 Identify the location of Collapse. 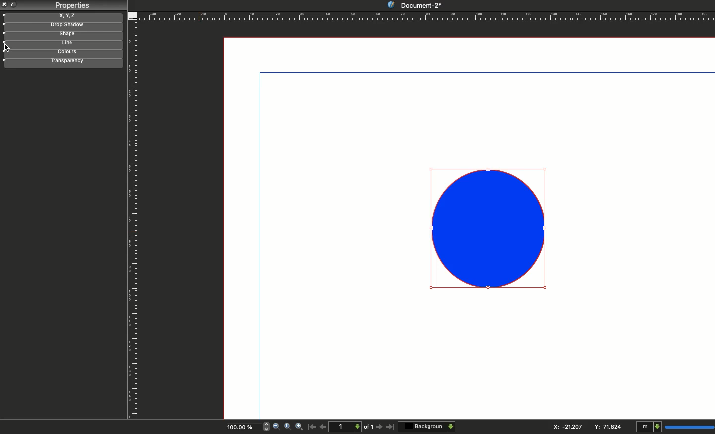
(15, 4).